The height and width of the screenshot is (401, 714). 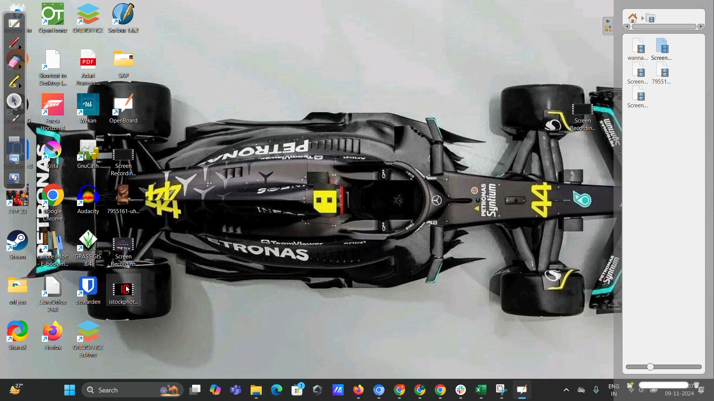 I want to click on display virtual keyboard, so click(x=15, y=140).